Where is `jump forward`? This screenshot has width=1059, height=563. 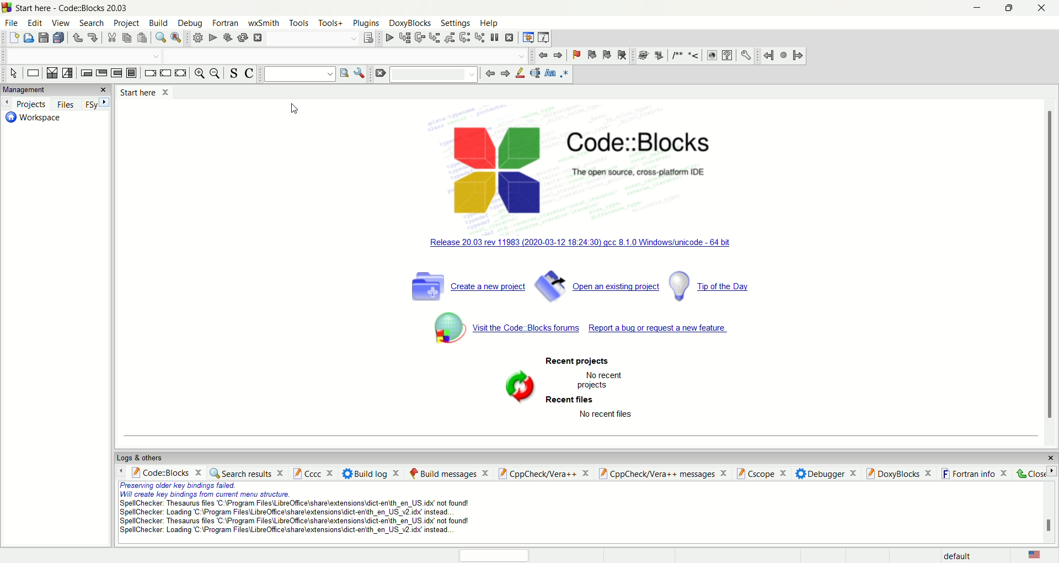
jump forward is located at coordinates (800, 55).